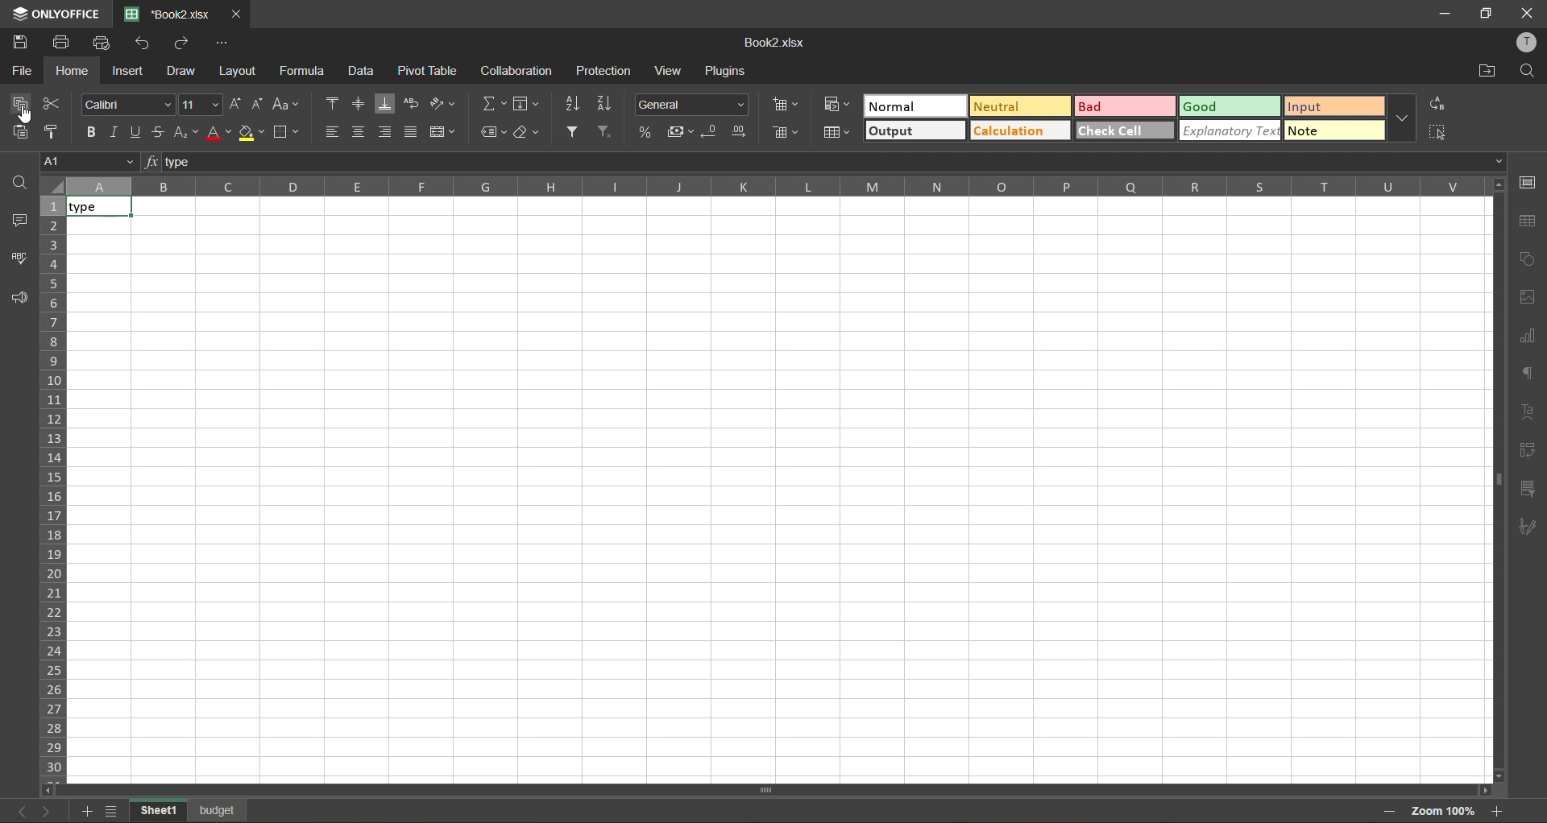 The image size is (1547, 823). Describe the element at coordinates (130, 73) in the screenshot. I see `insert` at that location.